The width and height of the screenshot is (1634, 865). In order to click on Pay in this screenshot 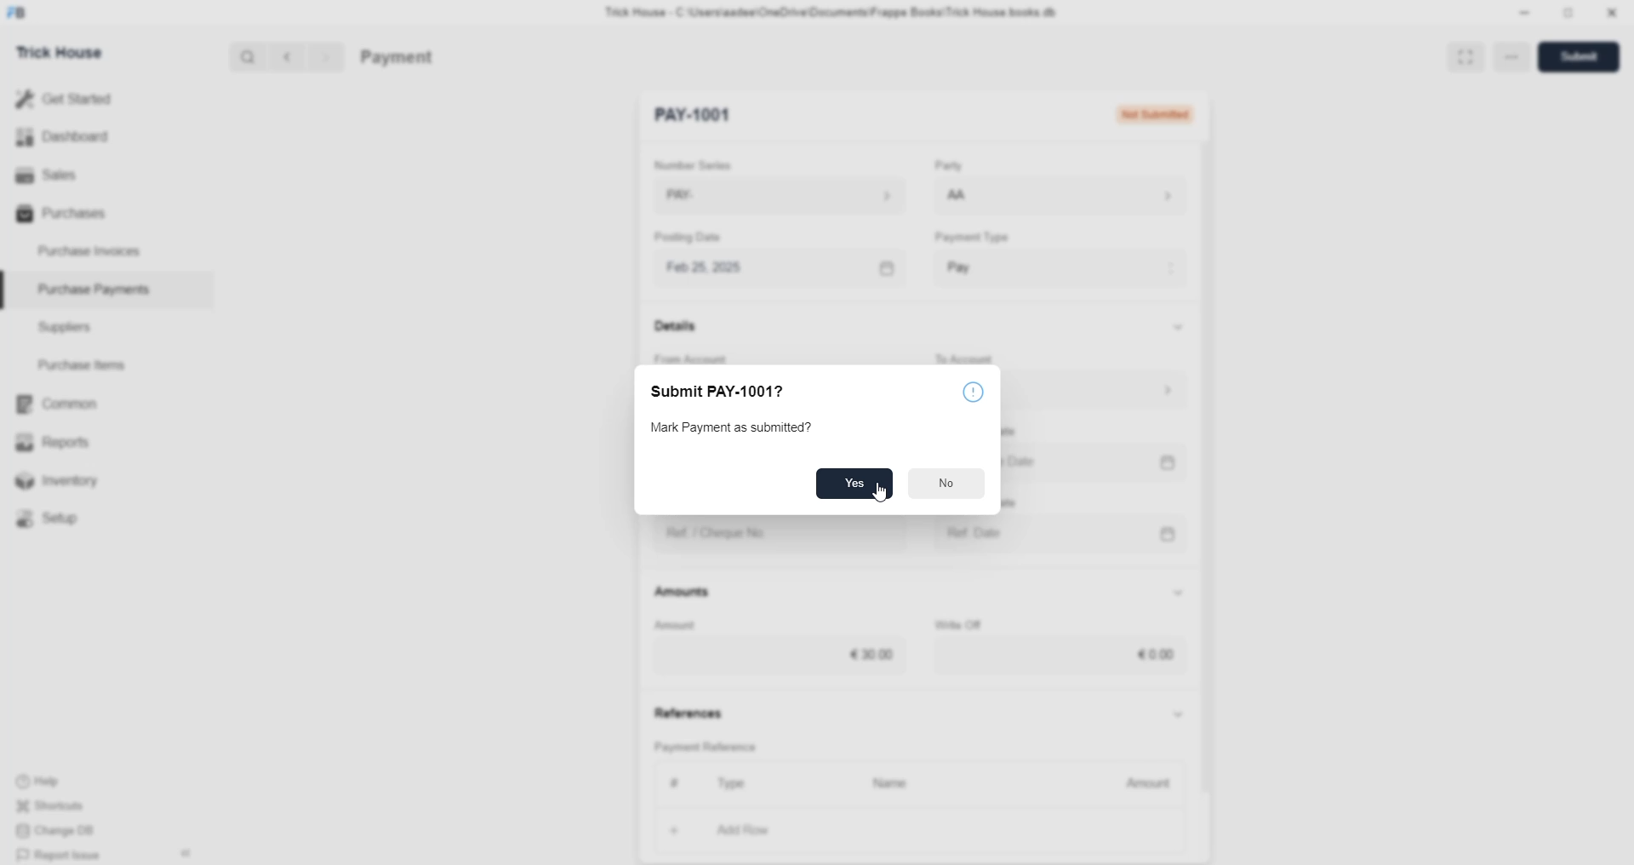, I will do `click(995, 263)`.